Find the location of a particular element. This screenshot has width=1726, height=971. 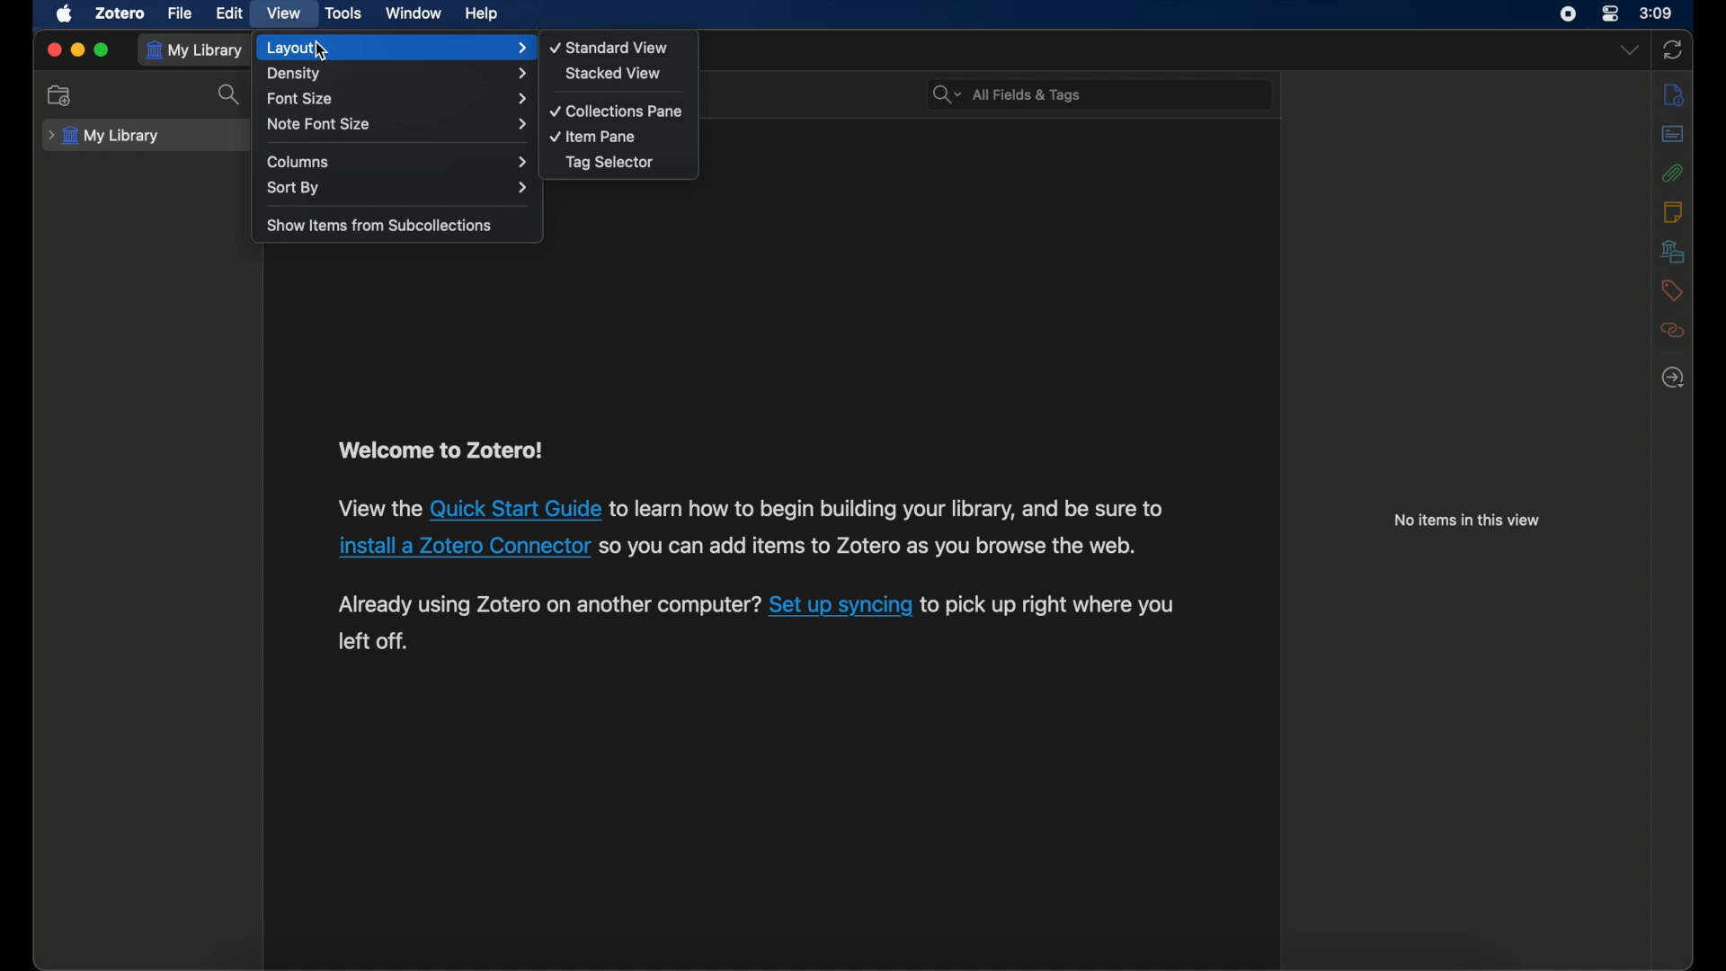

note font size is located at coordinates (397, 124).